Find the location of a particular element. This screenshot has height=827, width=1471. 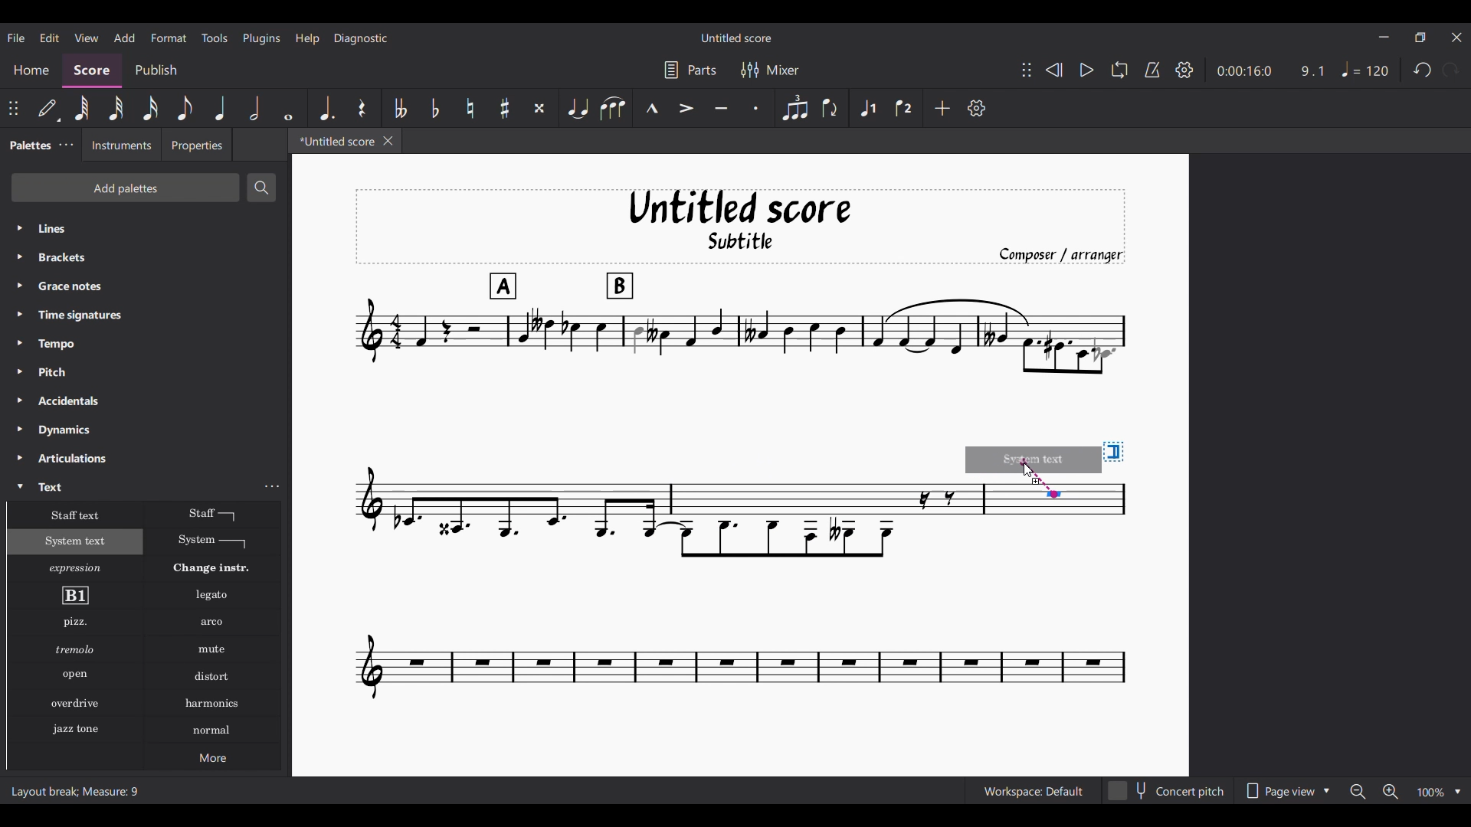

Tremolo is located at coordinates (75, 649).